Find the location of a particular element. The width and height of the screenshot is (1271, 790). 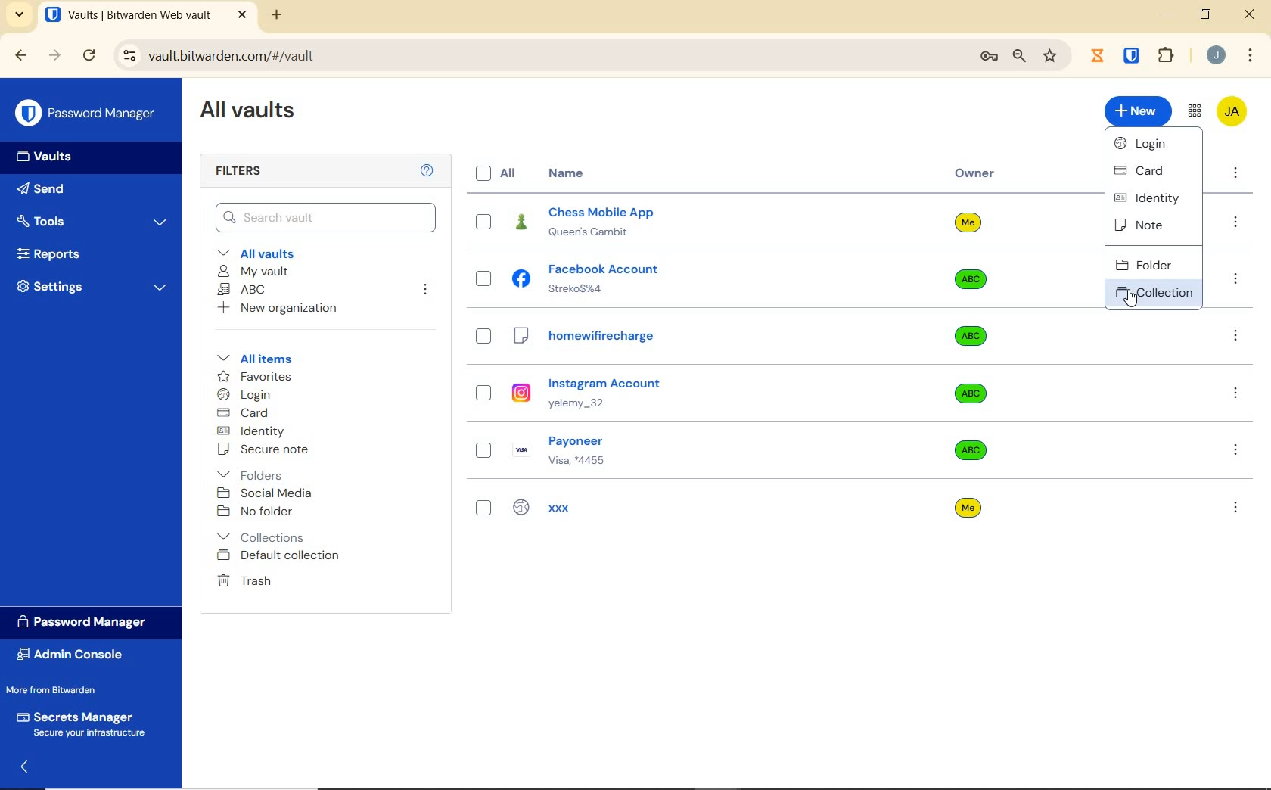

address bar is located at coordinates (537, 56).